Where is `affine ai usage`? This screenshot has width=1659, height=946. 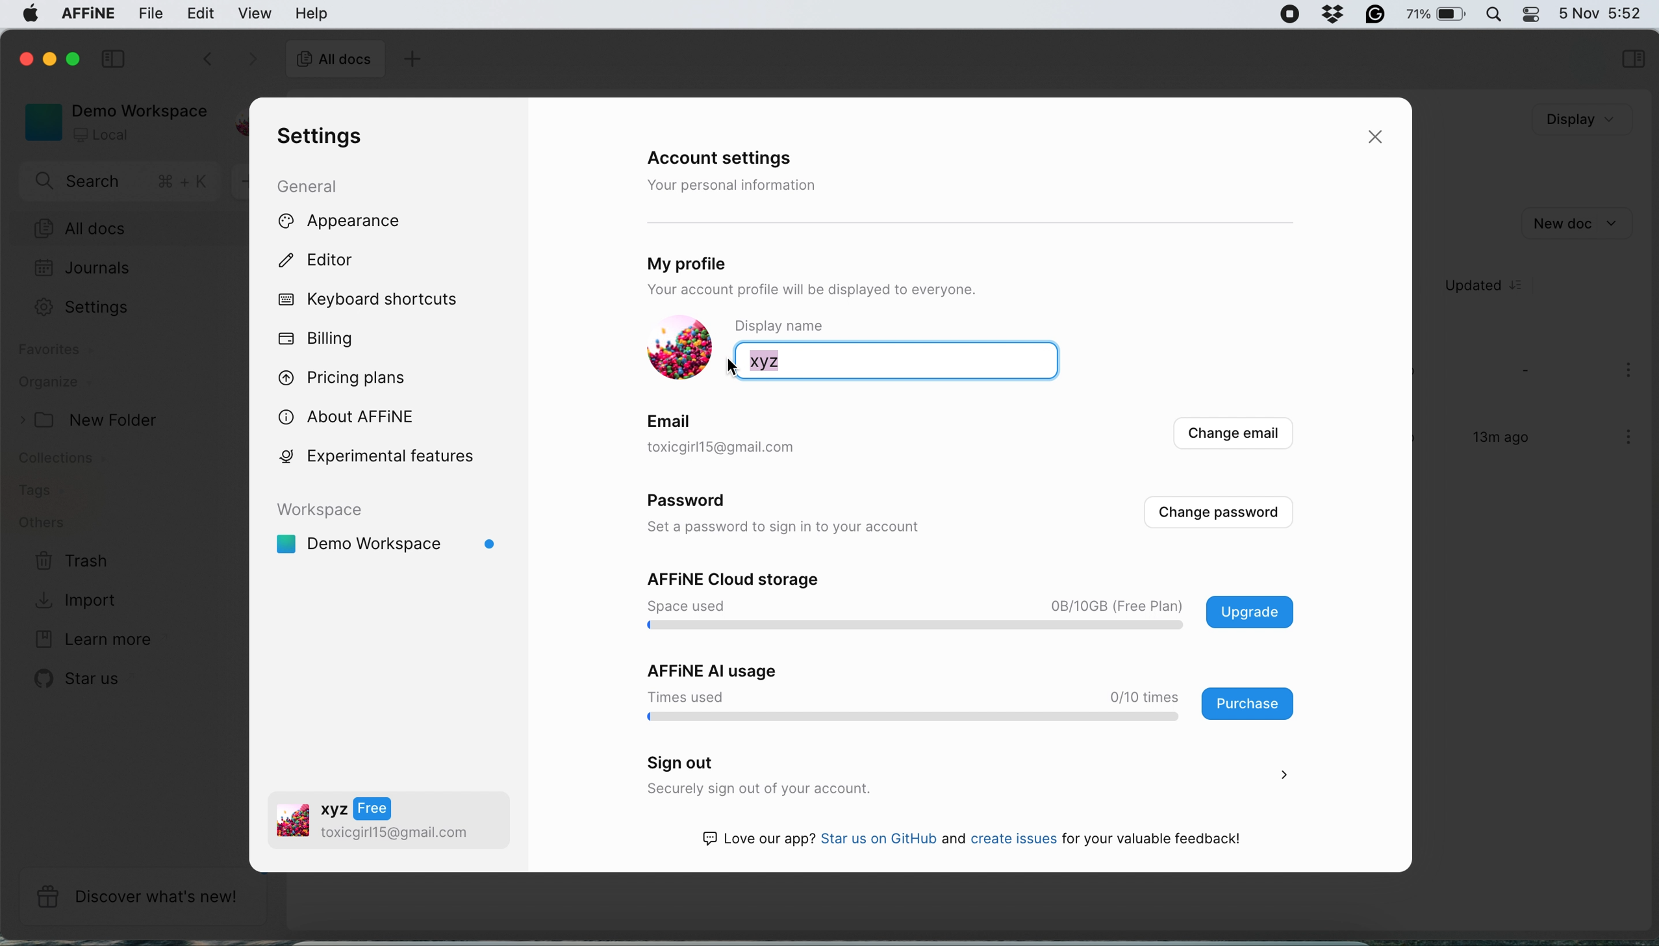 affine ai usage is located at coordinates (963, 691).